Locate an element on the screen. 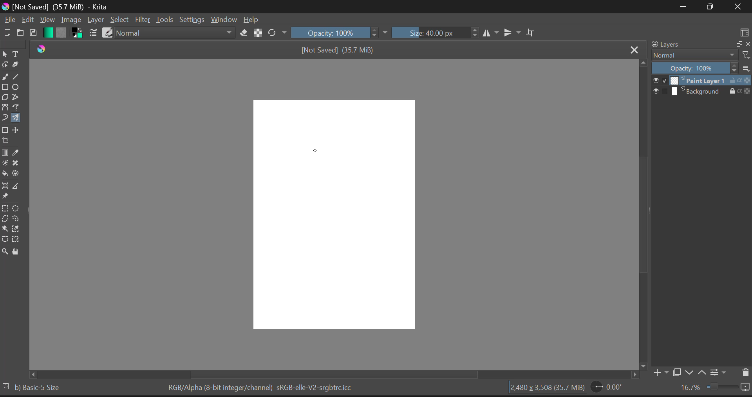 This screenshot has height=397, width=752. Minimize is located at coordinates (712, 7).